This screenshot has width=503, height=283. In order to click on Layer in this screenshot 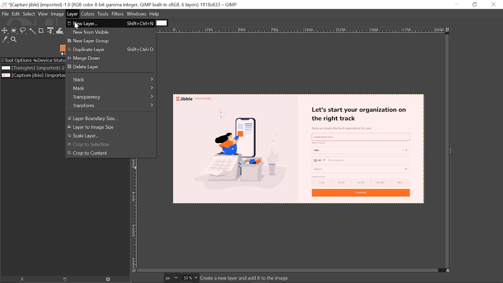, I will do `click(73, 14)`.